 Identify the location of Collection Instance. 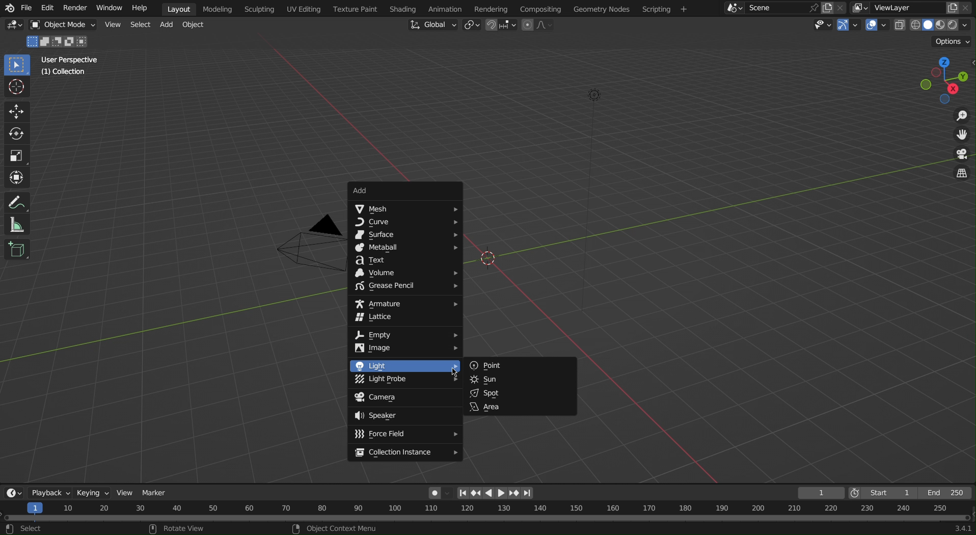
(406, 453).